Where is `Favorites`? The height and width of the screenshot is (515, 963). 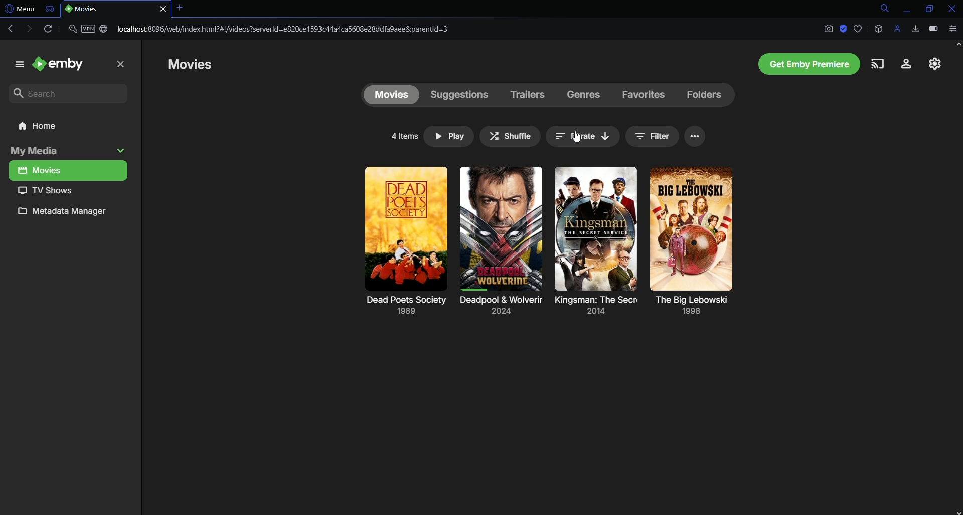
Favorites is located at coordinates (641, 96).